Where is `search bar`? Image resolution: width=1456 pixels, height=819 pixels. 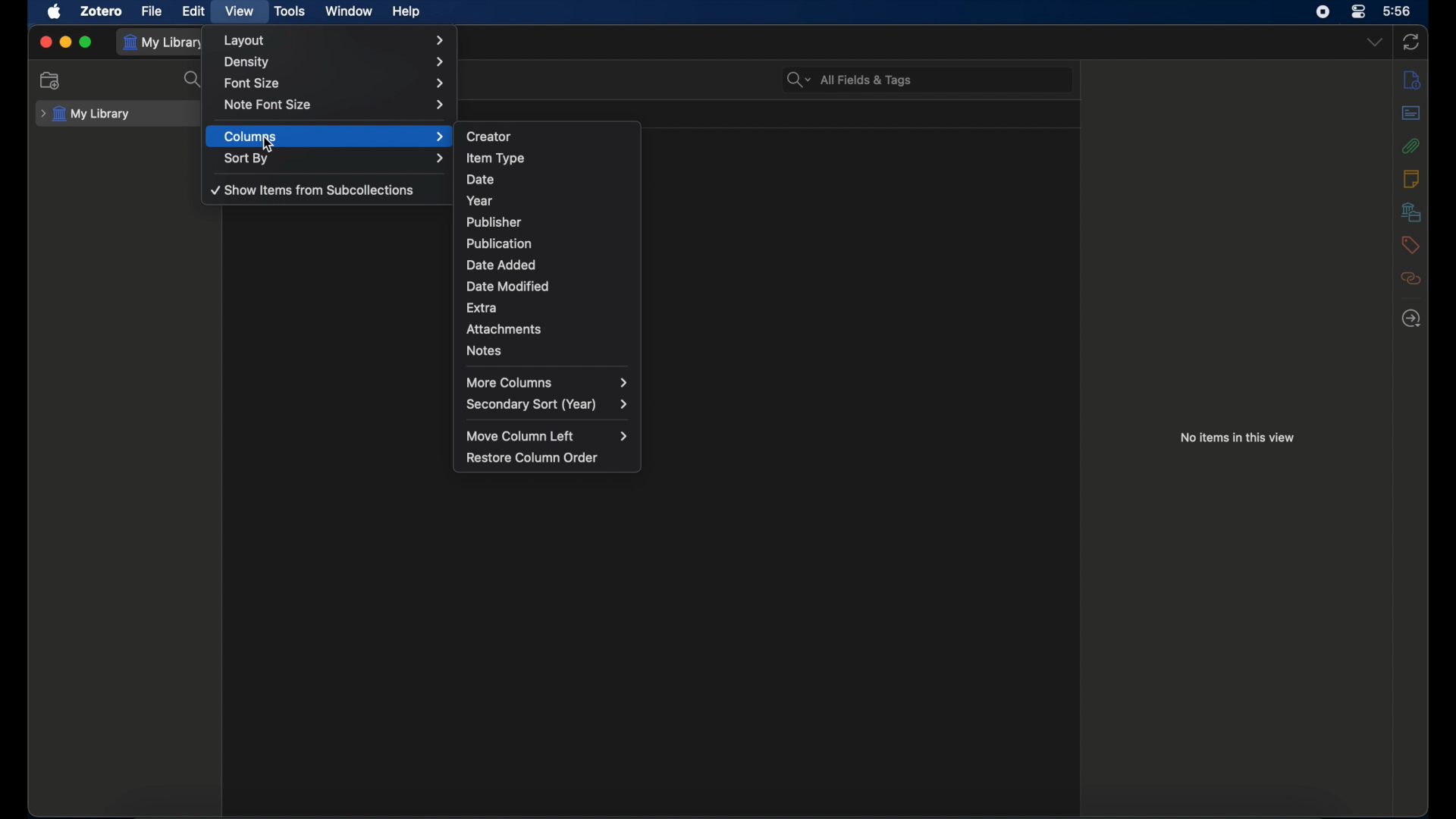 search bar is located at coordinates (849, 79).